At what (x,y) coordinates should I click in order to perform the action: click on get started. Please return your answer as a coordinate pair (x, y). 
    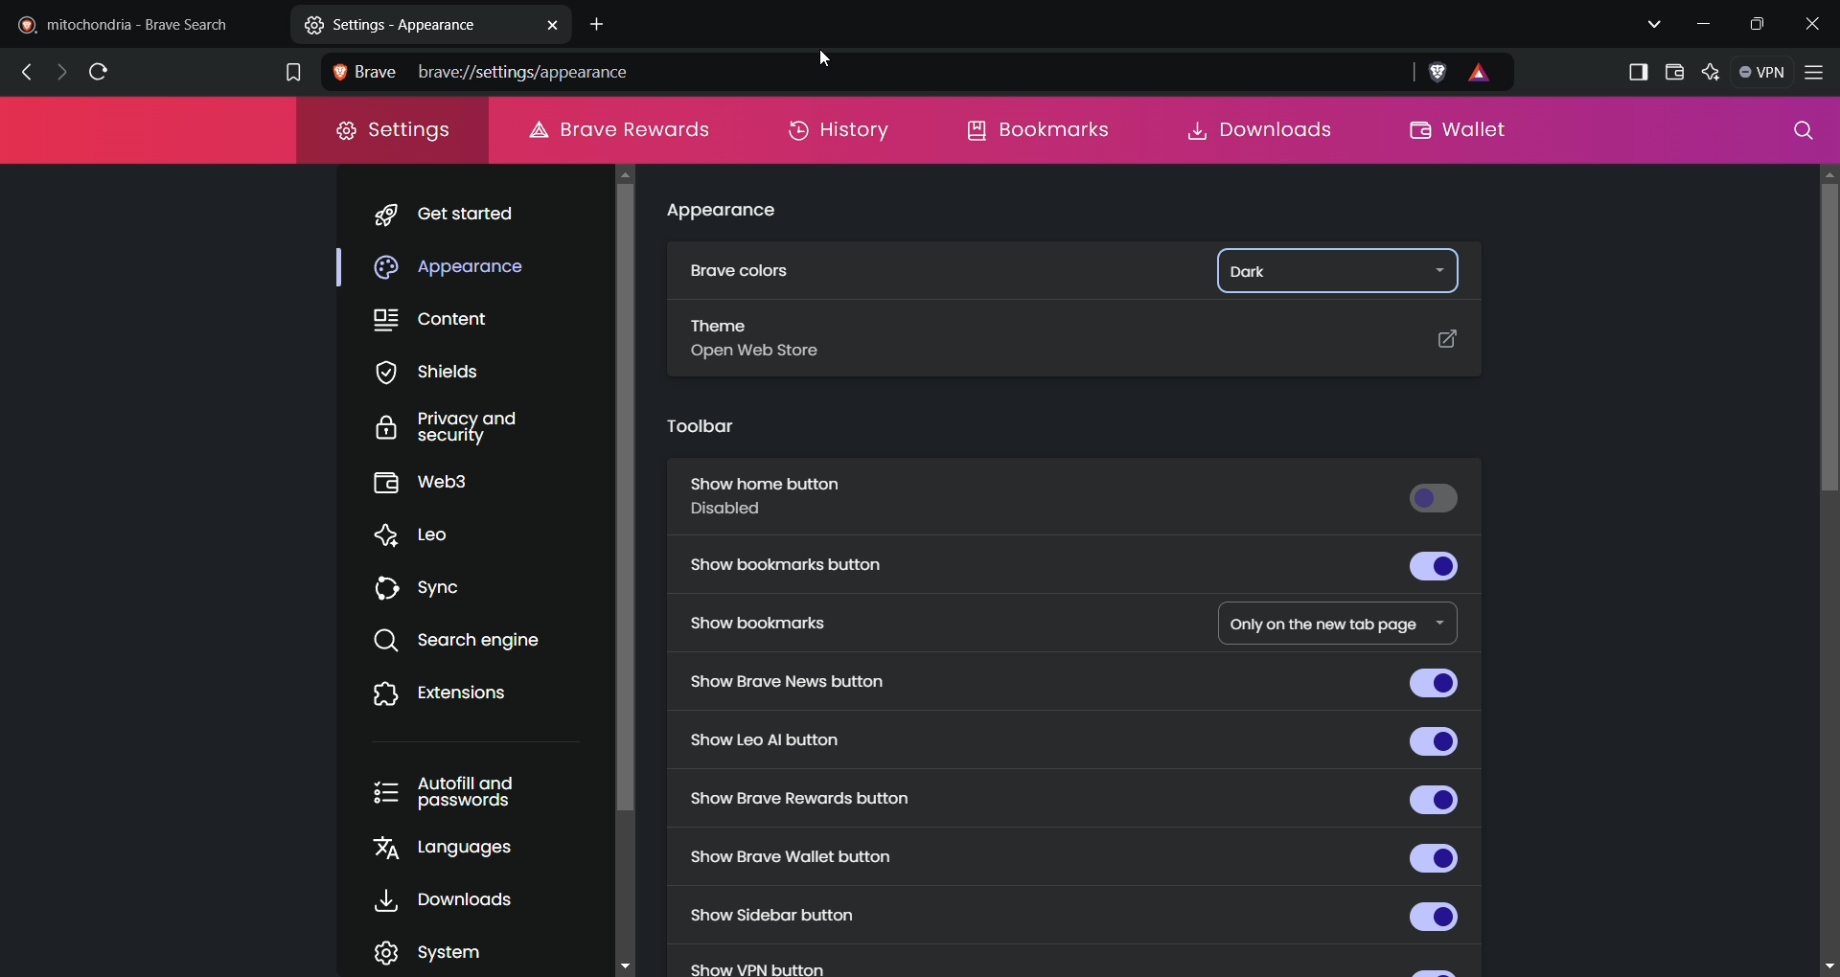
    Looking at the image, I should click on (470, 212).